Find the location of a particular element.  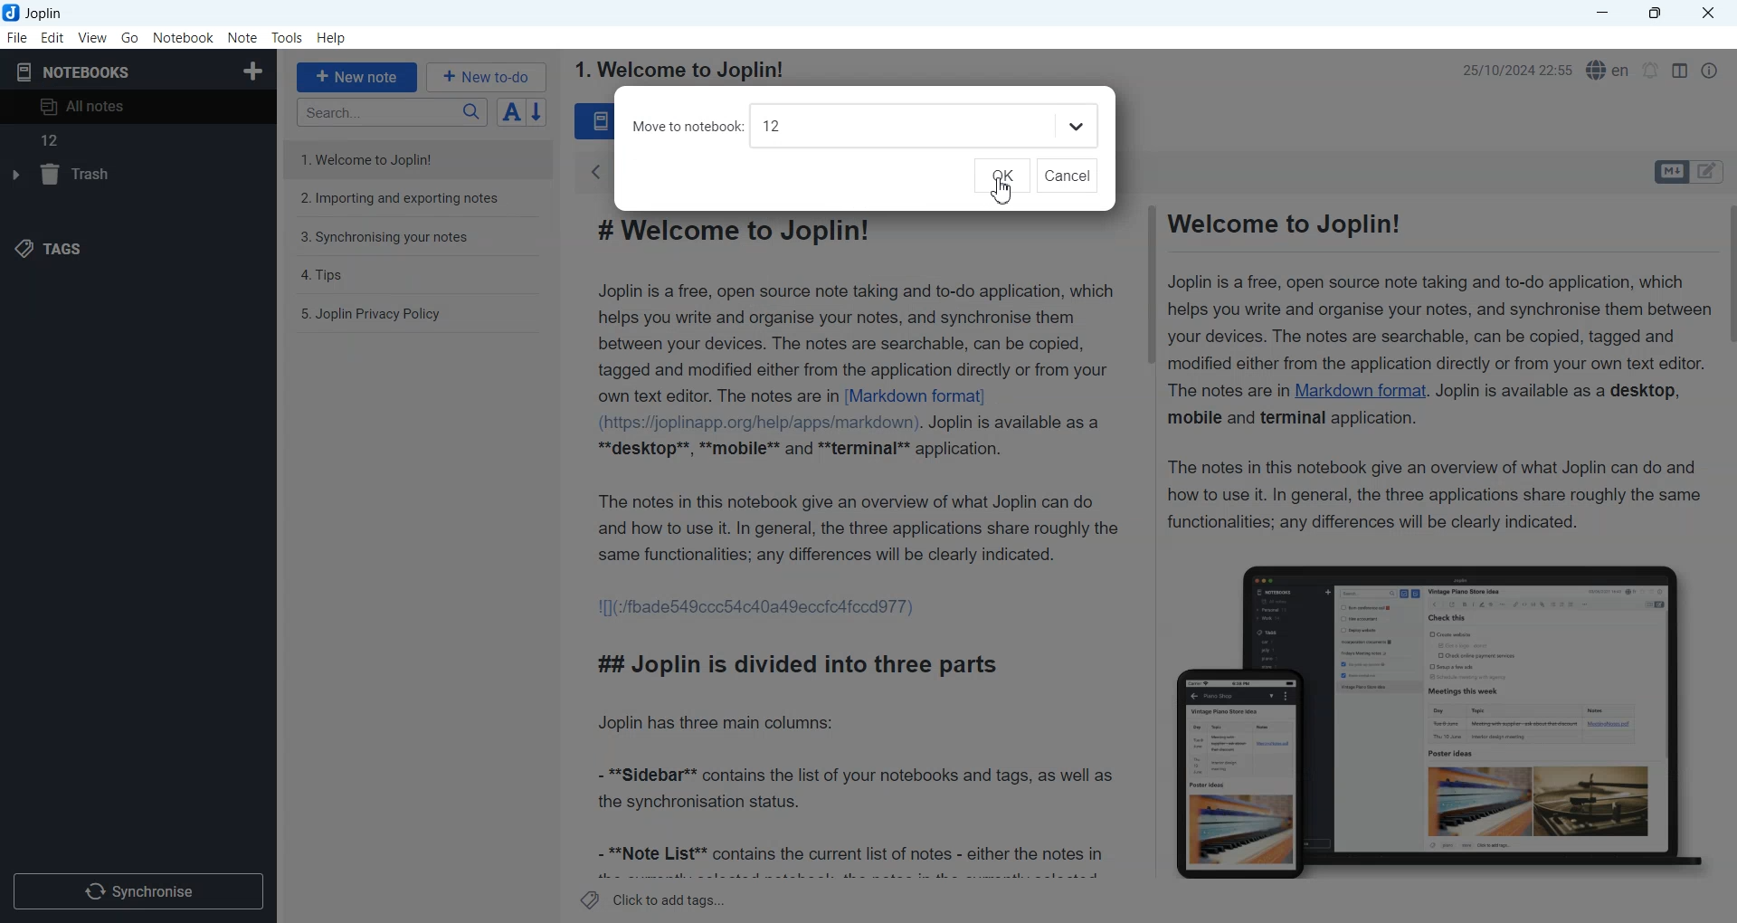

Minimize is located at coordinates (1602, 14).